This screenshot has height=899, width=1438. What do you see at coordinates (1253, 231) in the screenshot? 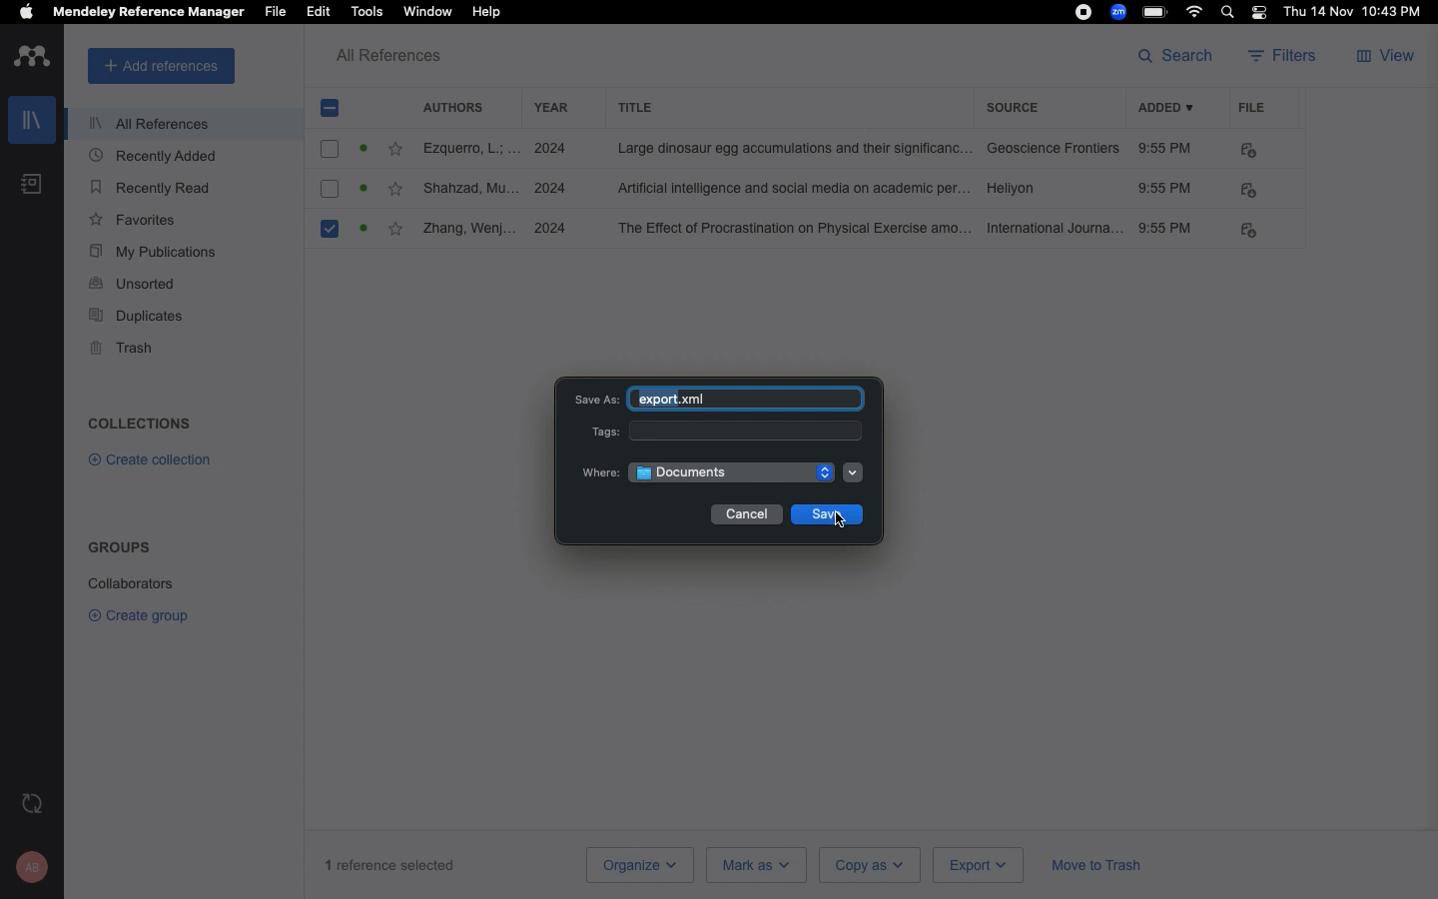
I see `PDF` at bounding box center [1253, 231].